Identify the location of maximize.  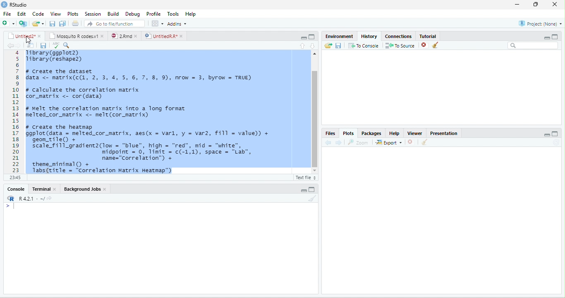
(311, 37).